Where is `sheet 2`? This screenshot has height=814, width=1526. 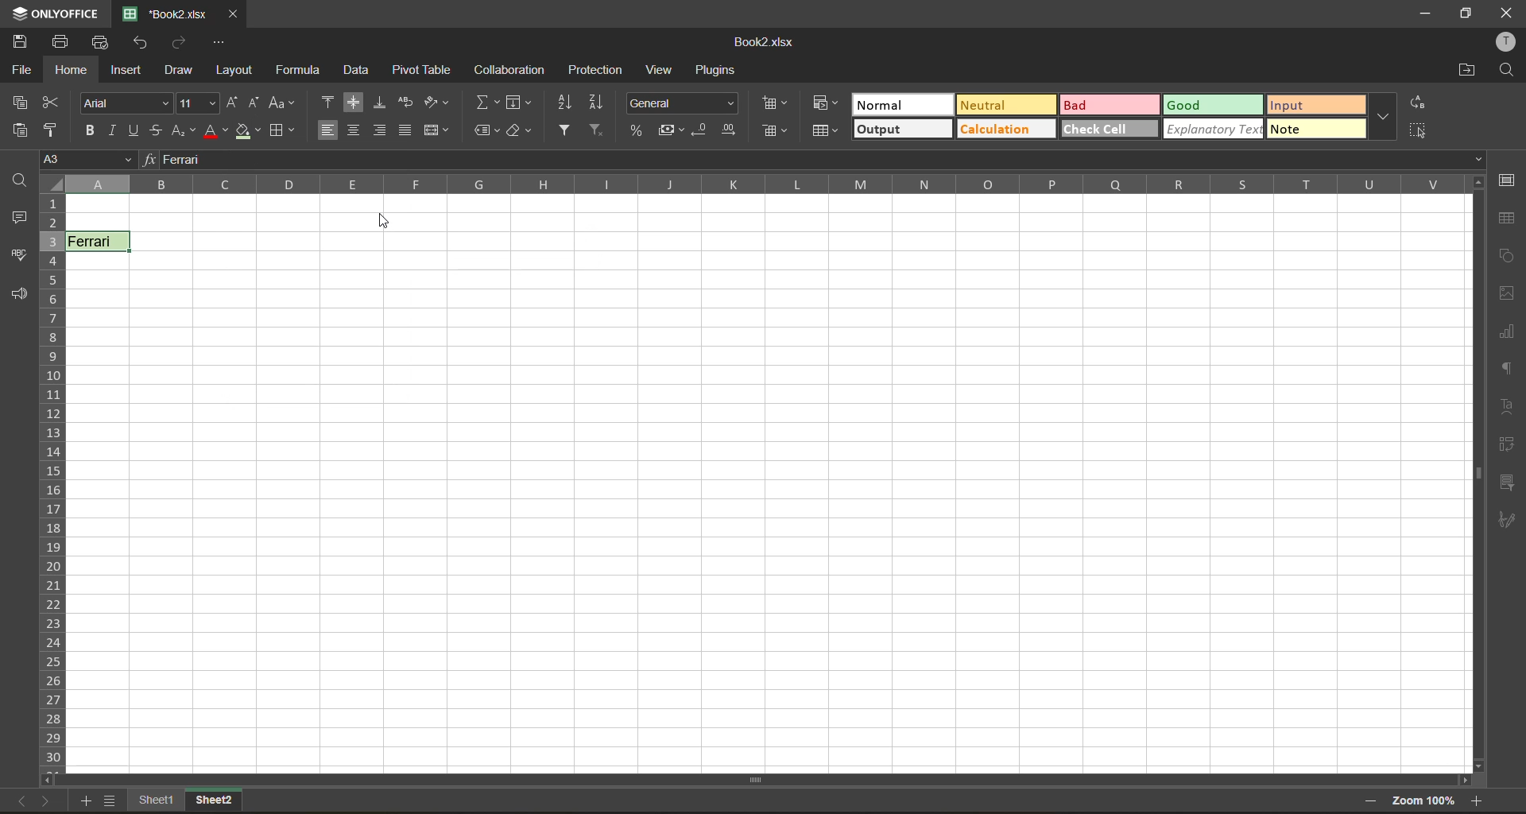
sheet 2 is located at coordinates (212, 802).